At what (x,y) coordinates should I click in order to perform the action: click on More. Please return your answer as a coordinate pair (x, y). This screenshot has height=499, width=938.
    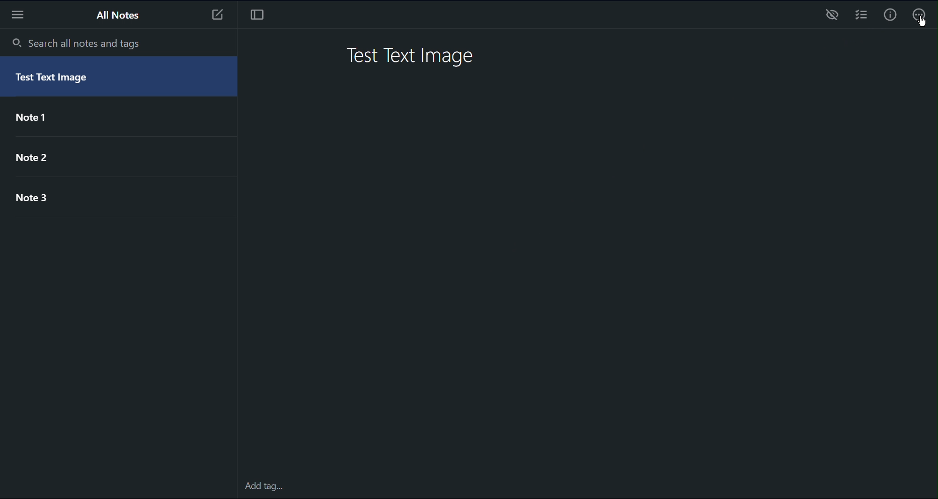
    Looking at the image, I should click on (919, 15).